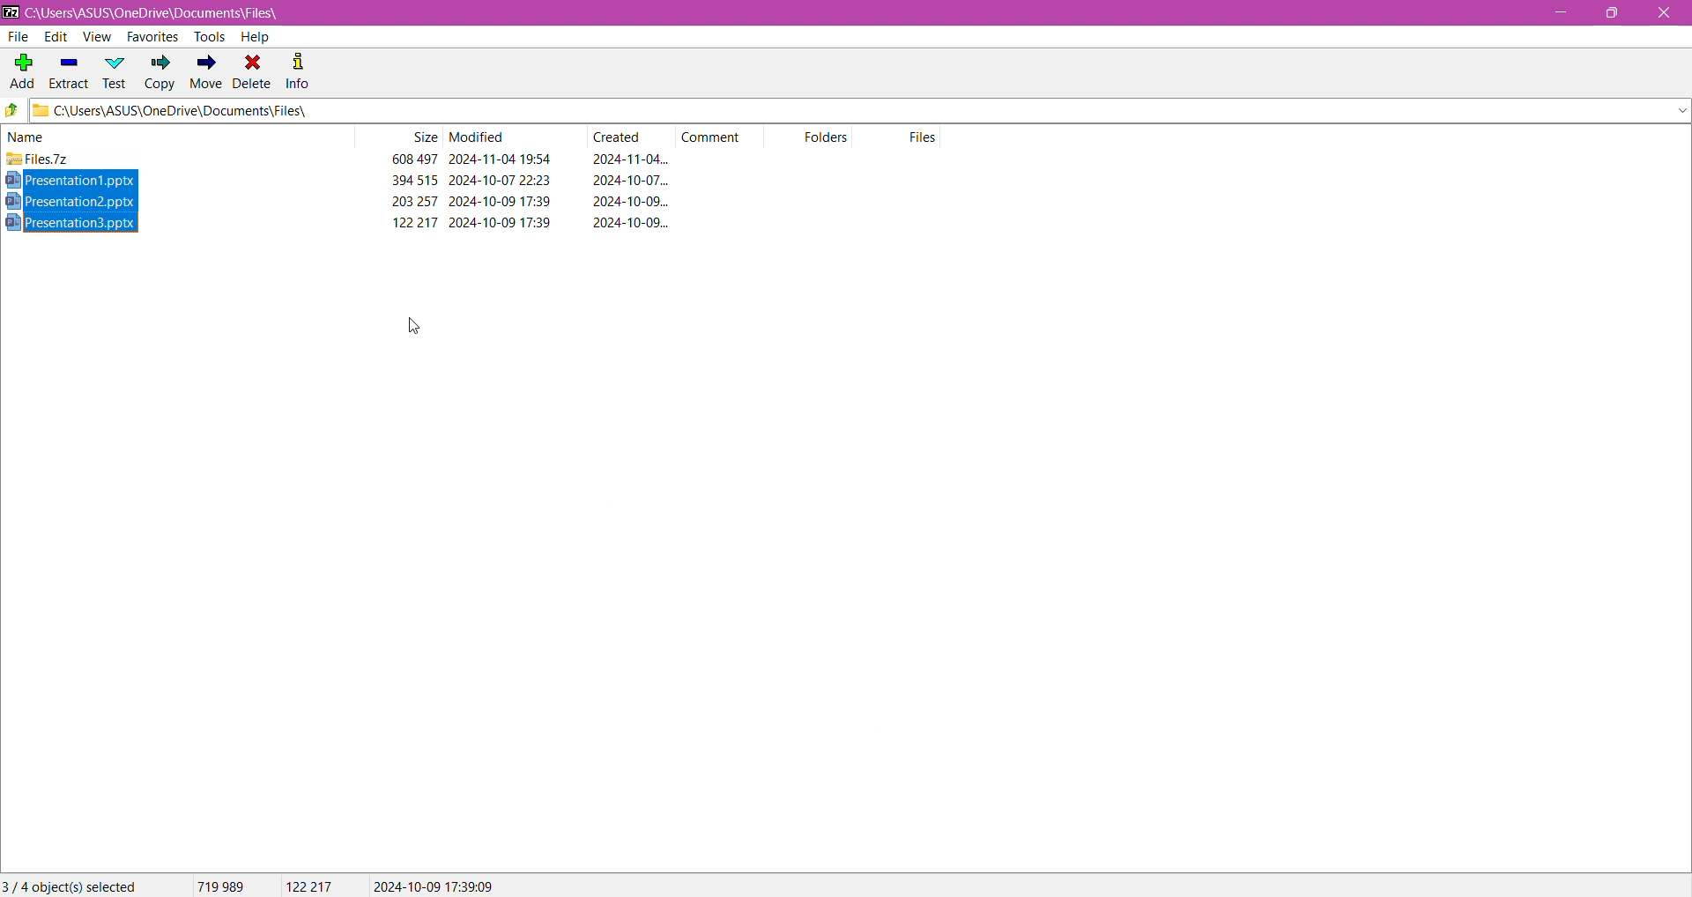 Image resolution: width=1692 pixels, height=897 pixels. What do you see at coordinates (21, 66) in the screenshot?
I see `Add` at bounding box center [21, 66].